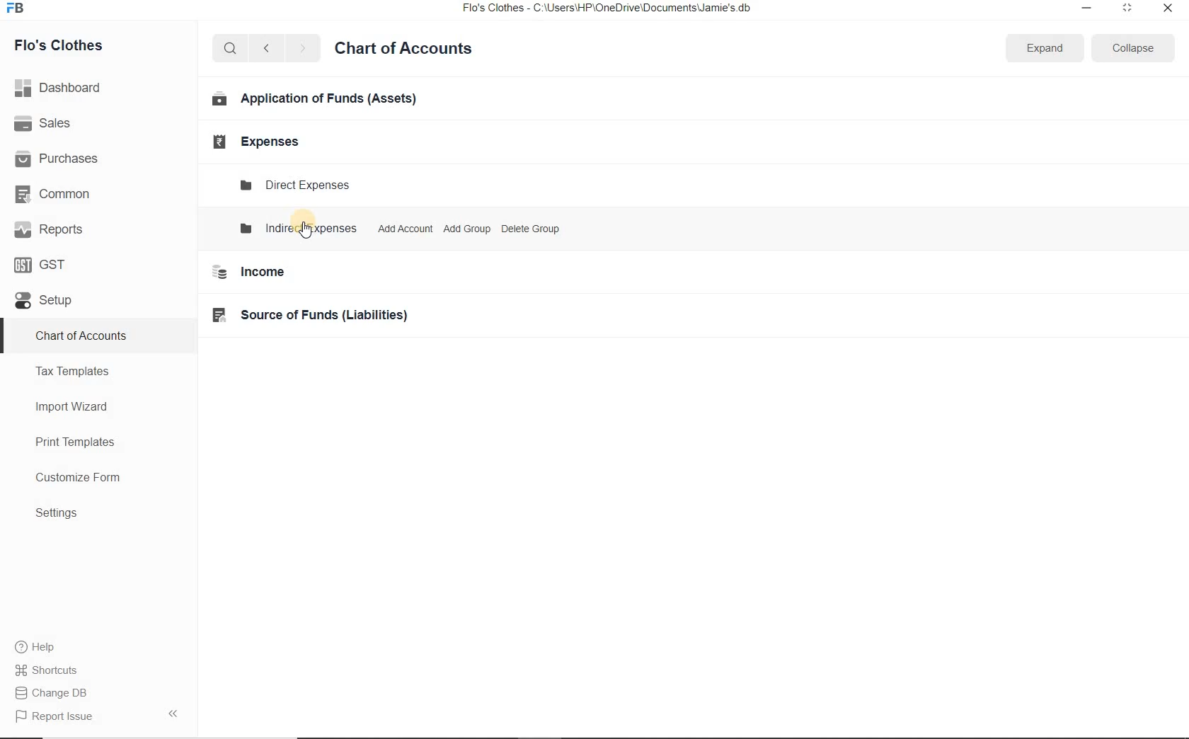 Image resolution: width=1189 pixels, height=739 pixels. I want to click on  Help, so click(43, 647).